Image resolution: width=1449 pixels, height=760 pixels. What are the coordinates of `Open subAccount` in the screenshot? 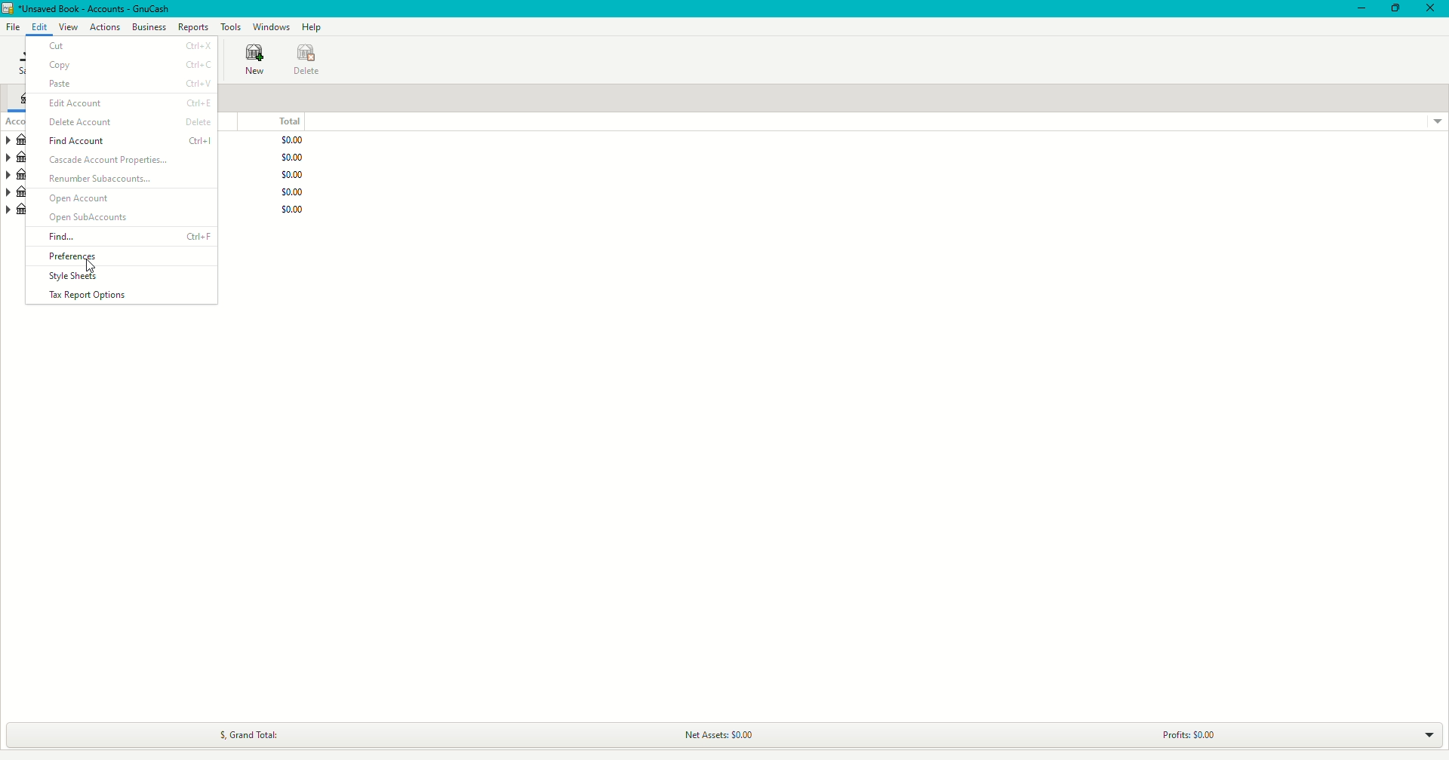 It's located at (122, 216).